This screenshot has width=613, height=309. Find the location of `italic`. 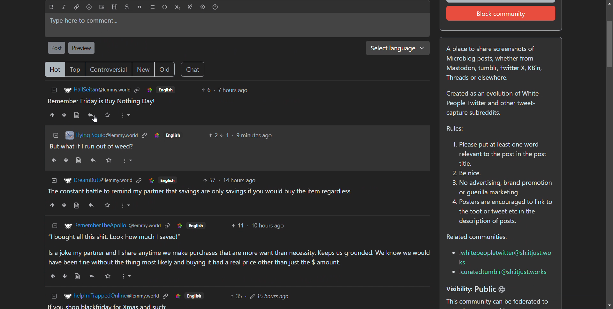

italic is located at coordinates (64, 7).